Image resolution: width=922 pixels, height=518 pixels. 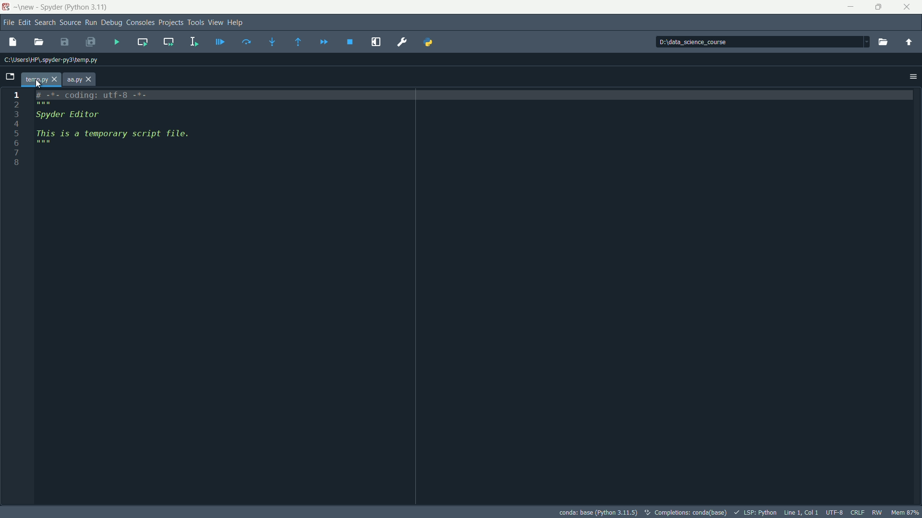 What do you see at coordinates (89, 41) in the screenshot?
I see `save all files` at bounding box center [89, 41].